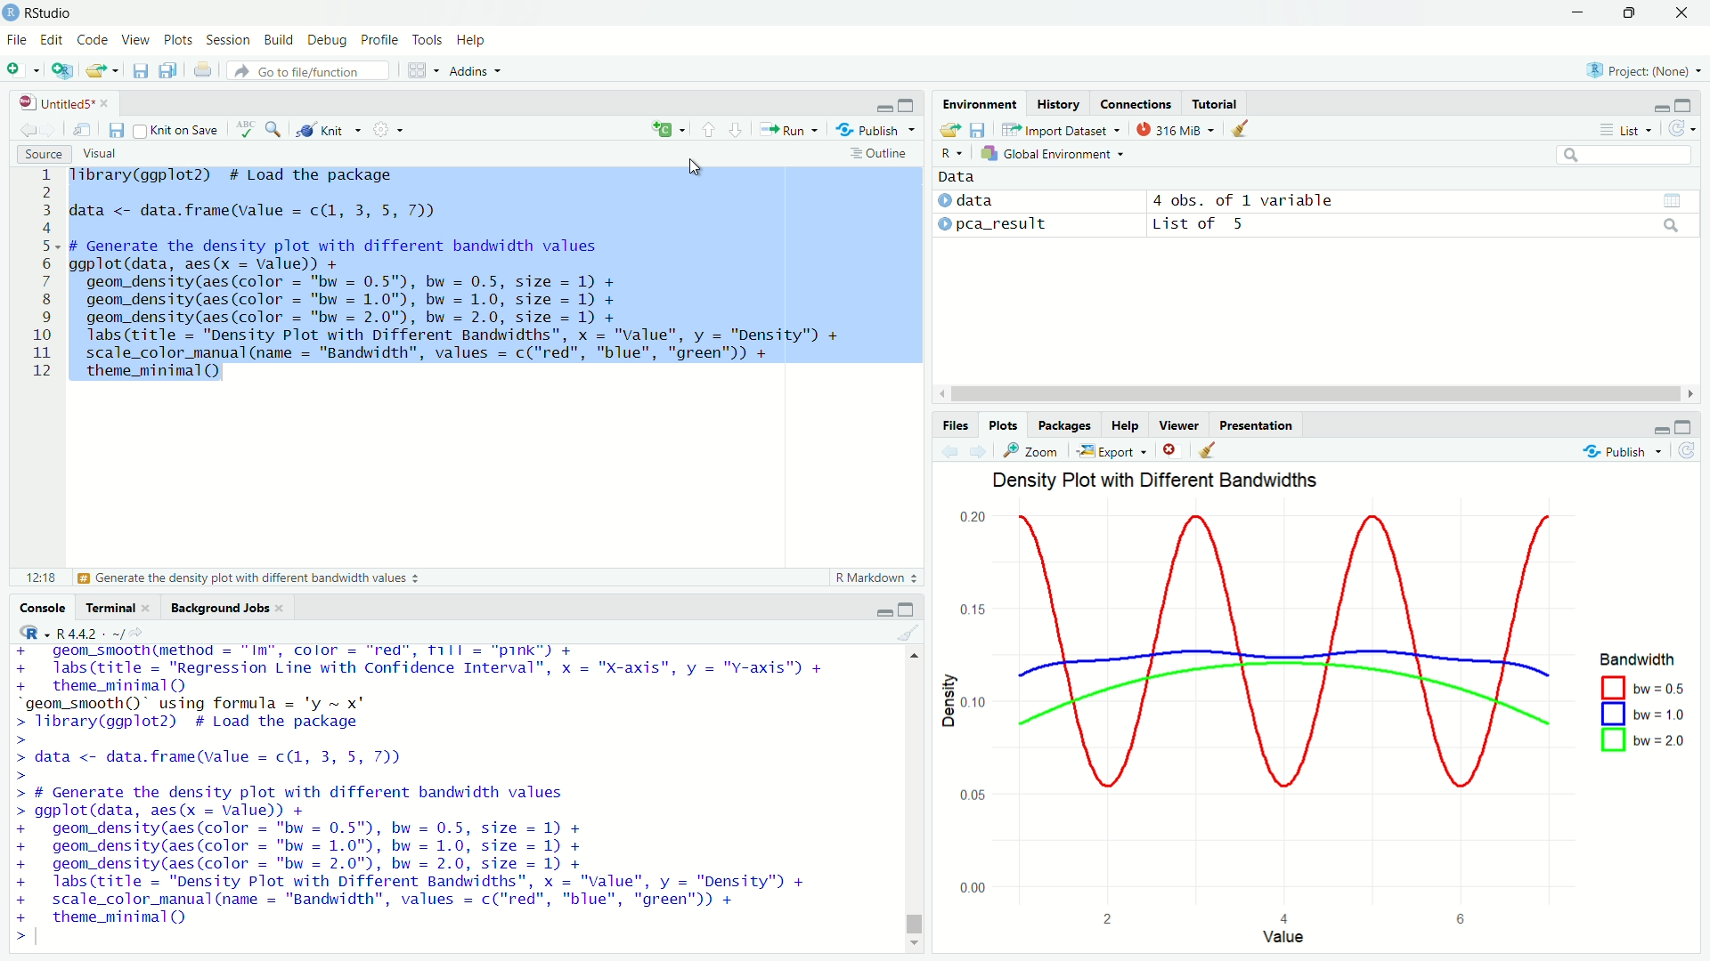 The height and width of the screenshot is (961, 1710). Describe the element at coordinates (1660, 429) in the screenshot. I see `minimize` at that location.